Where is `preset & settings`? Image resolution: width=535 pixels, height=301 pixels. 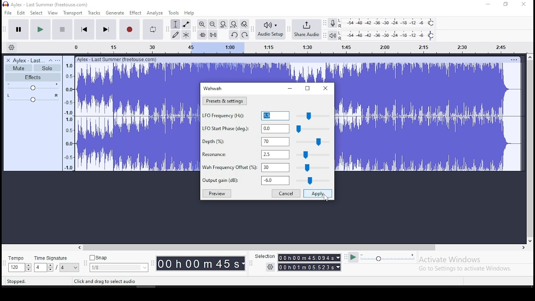 preset & settings is located at coordinates (225, 101).